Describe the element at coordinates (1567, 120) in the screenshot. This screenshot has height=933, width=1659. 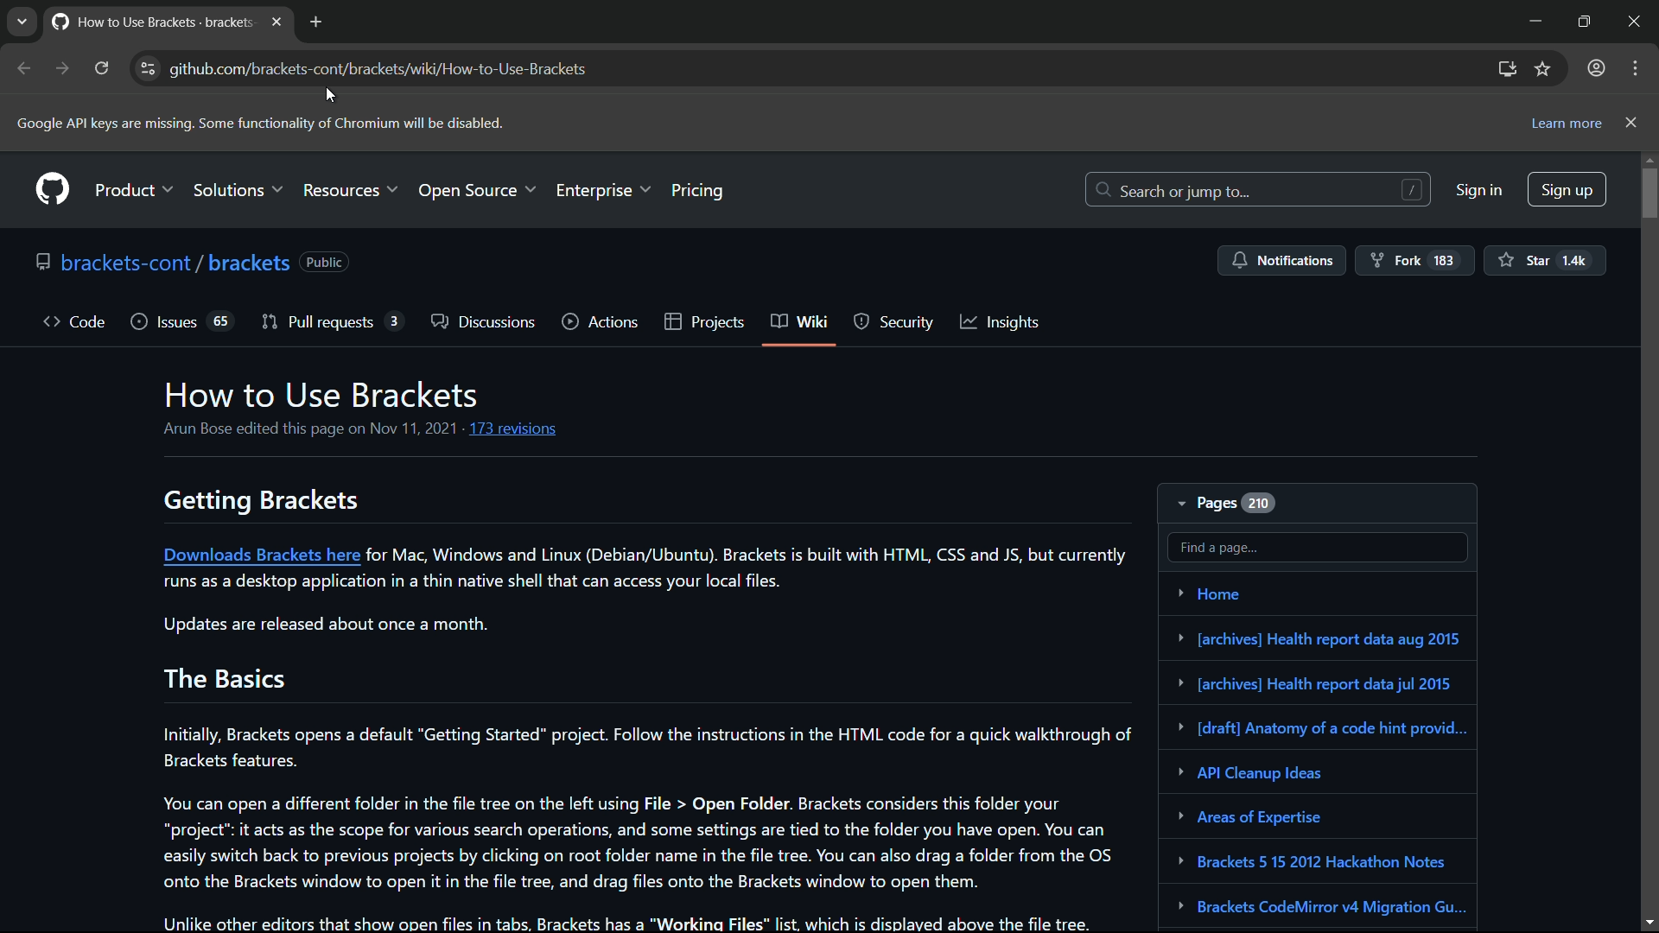
I see `learn more` at that location.